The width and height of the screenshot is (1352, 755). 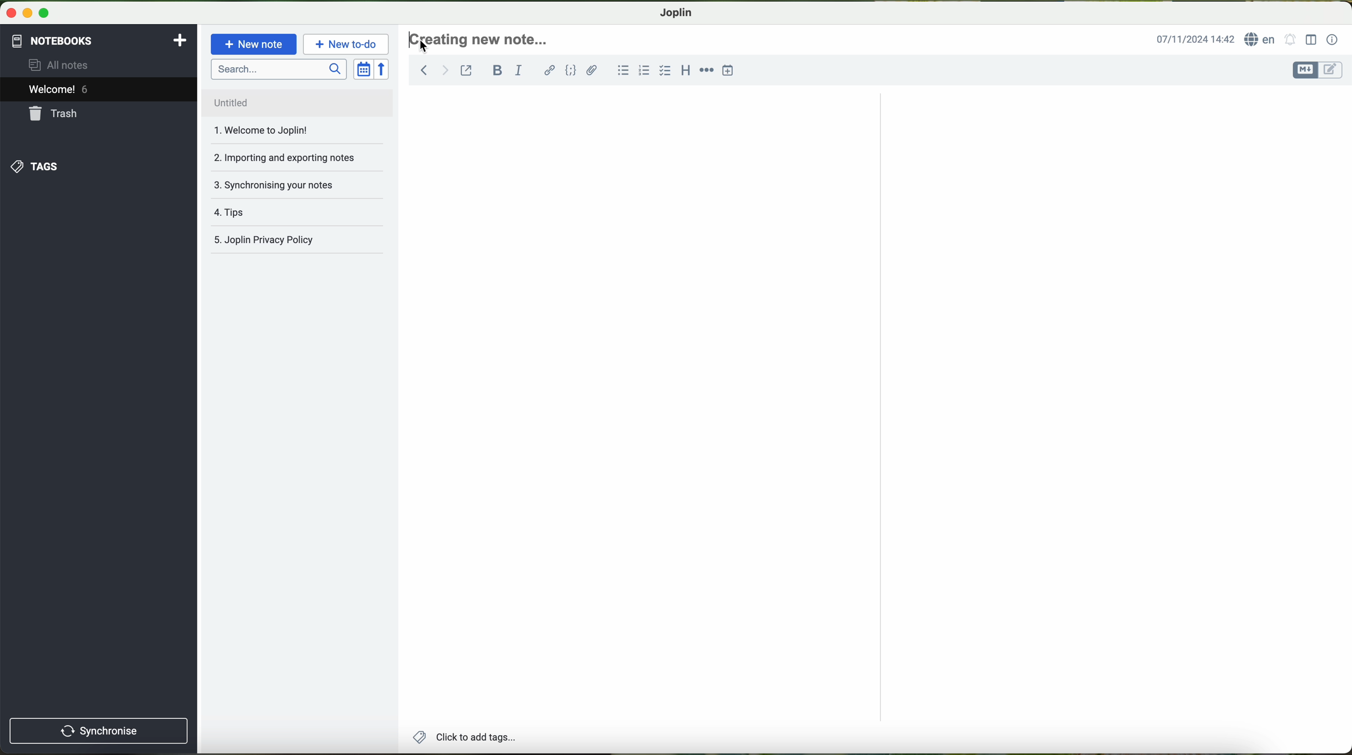 I want to click on checkbox, so click(x=665, y=71).